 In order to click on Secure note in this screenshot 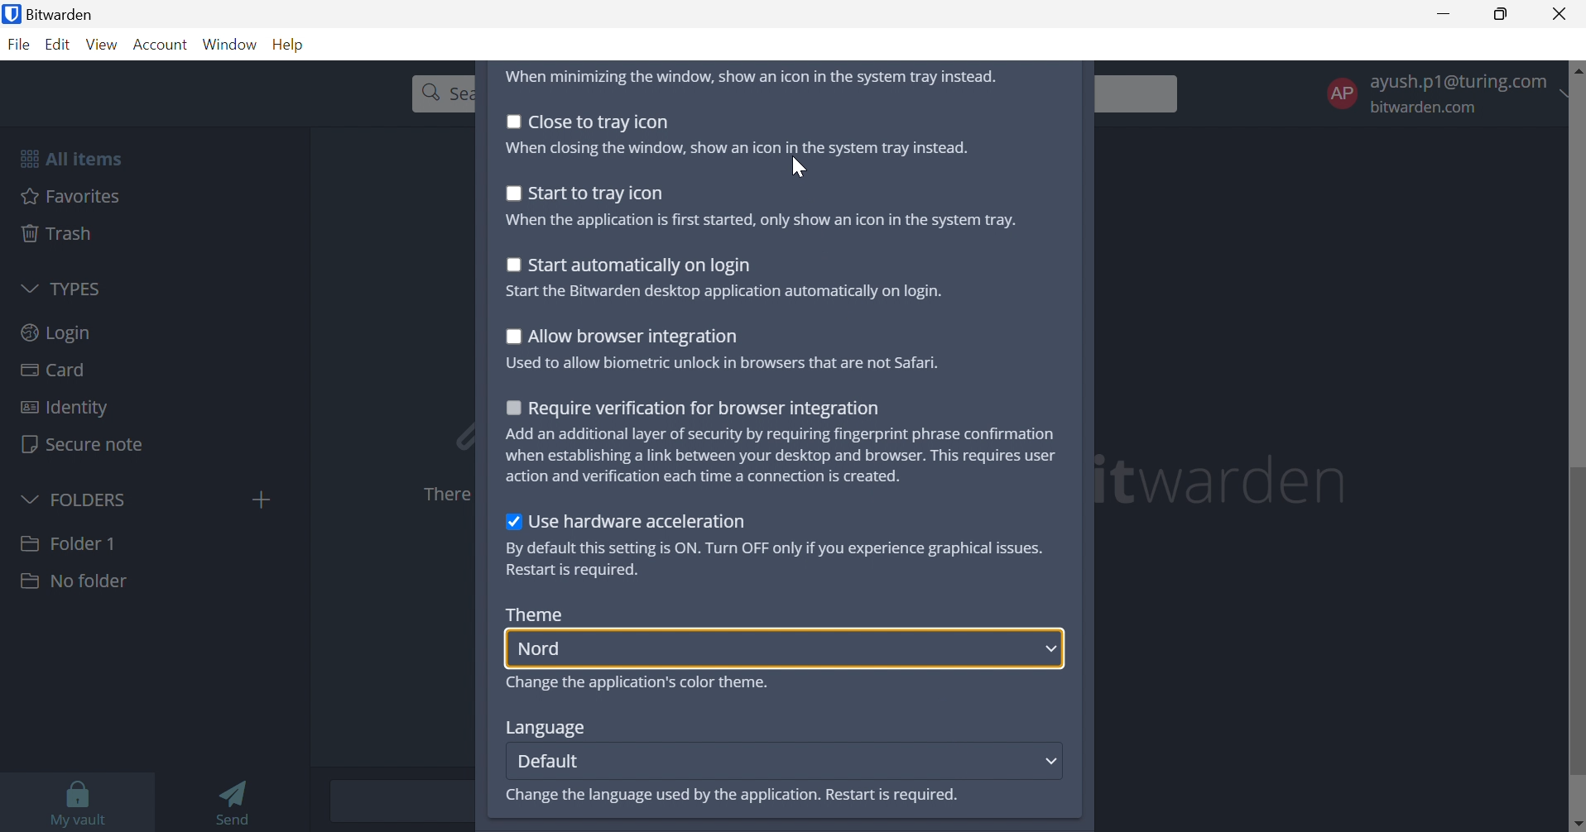, I will do `click(84, 446)`.